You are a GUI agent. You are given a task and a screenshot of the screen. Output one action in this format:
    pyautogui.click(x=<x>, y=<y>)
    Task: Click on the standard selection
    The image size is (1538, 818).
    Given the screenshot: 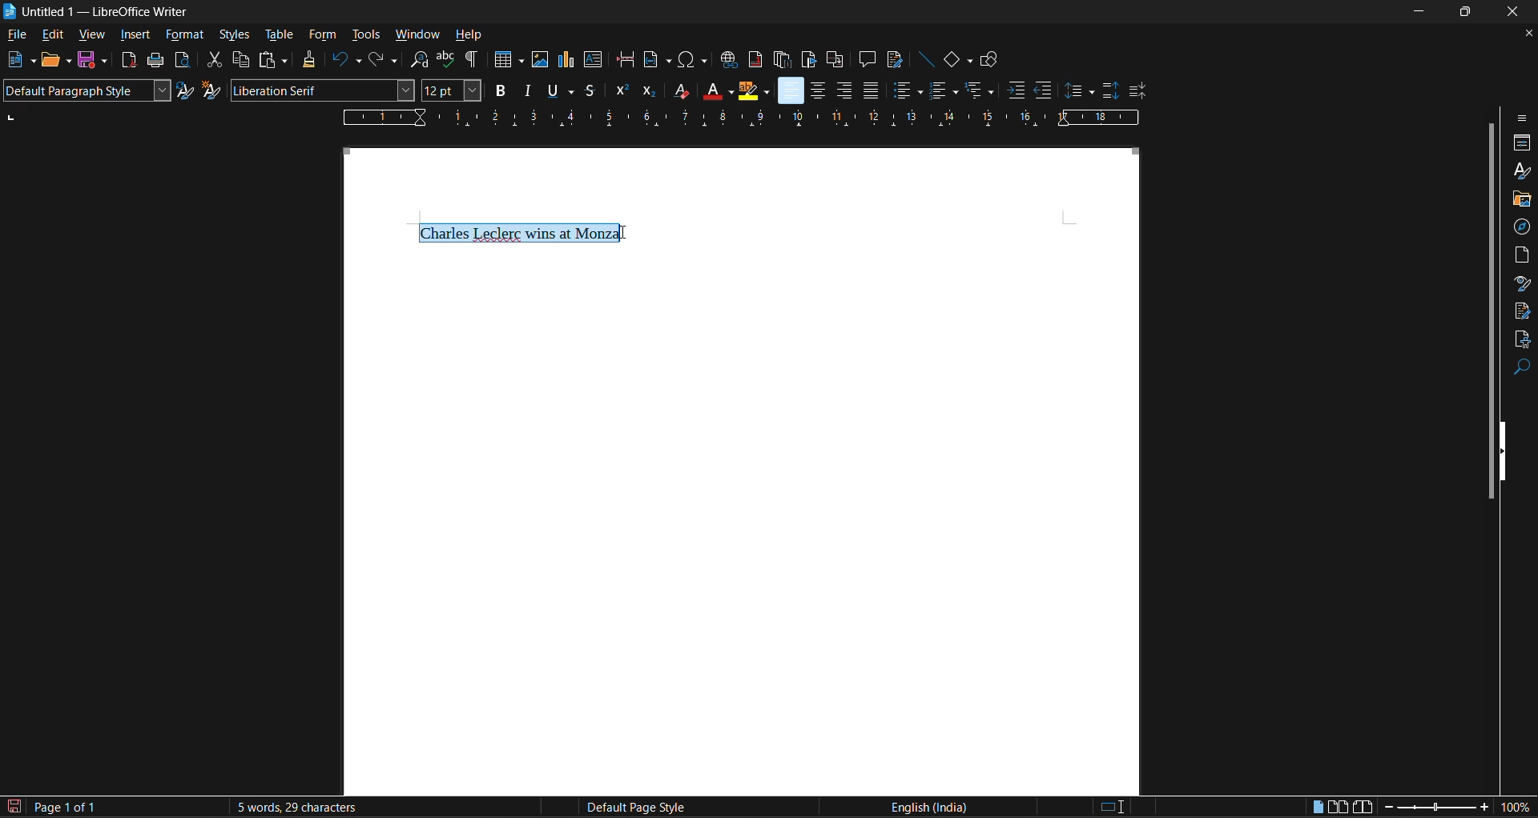 What is the action you would take?
    pyautogui.click(x=1112, y=808)
    